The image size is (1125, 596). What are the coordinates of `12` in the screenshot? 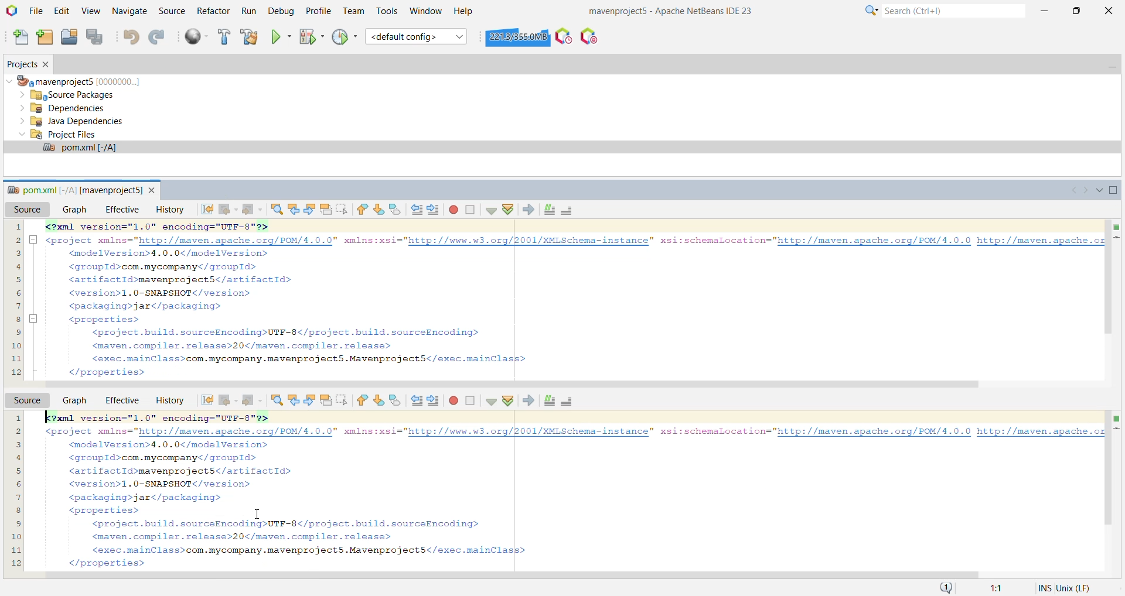 It's located at (15, 371).